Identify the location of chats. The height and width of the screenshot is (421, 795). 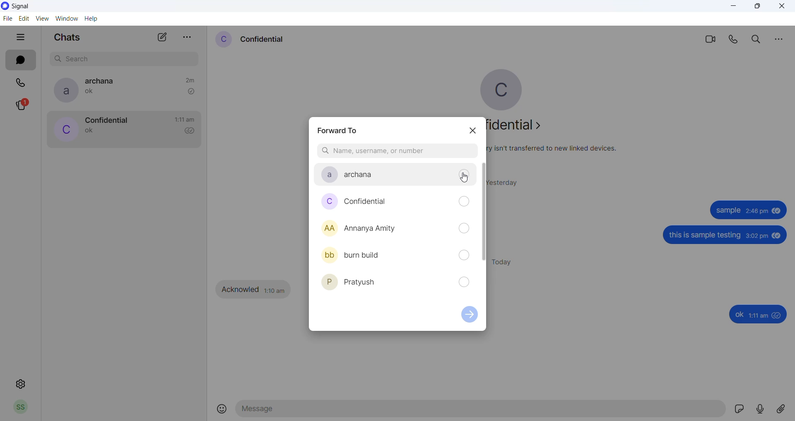
(20, 60).